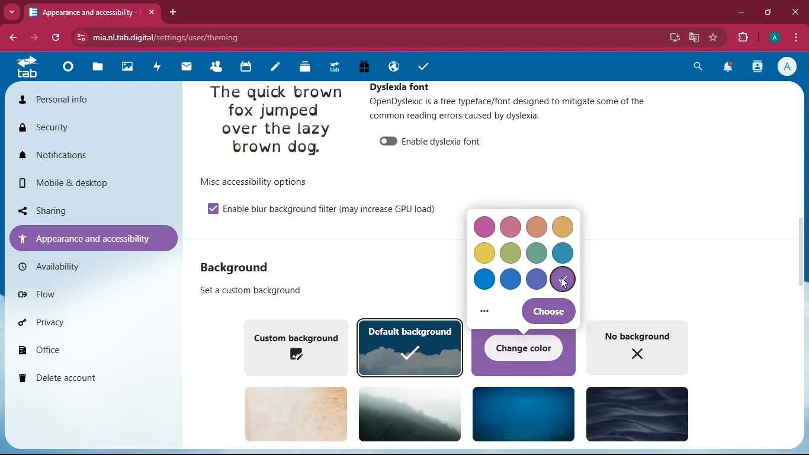 The width and height of the screenshot is (809, 455). I want to click on OpenDyslexic is a free typeface/font designed to mitigate some of the  common reading errors caused by dyslexia., so click(522, 113).